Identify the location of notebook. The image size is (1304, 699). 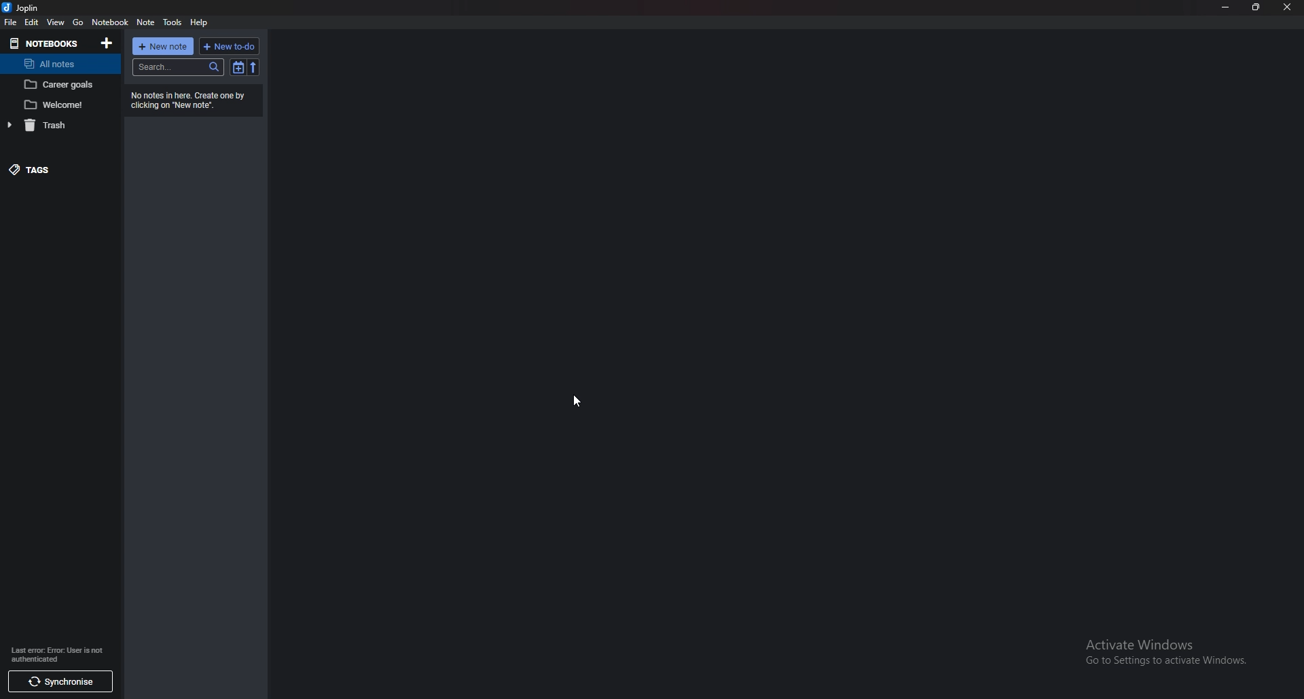
(112, 22).